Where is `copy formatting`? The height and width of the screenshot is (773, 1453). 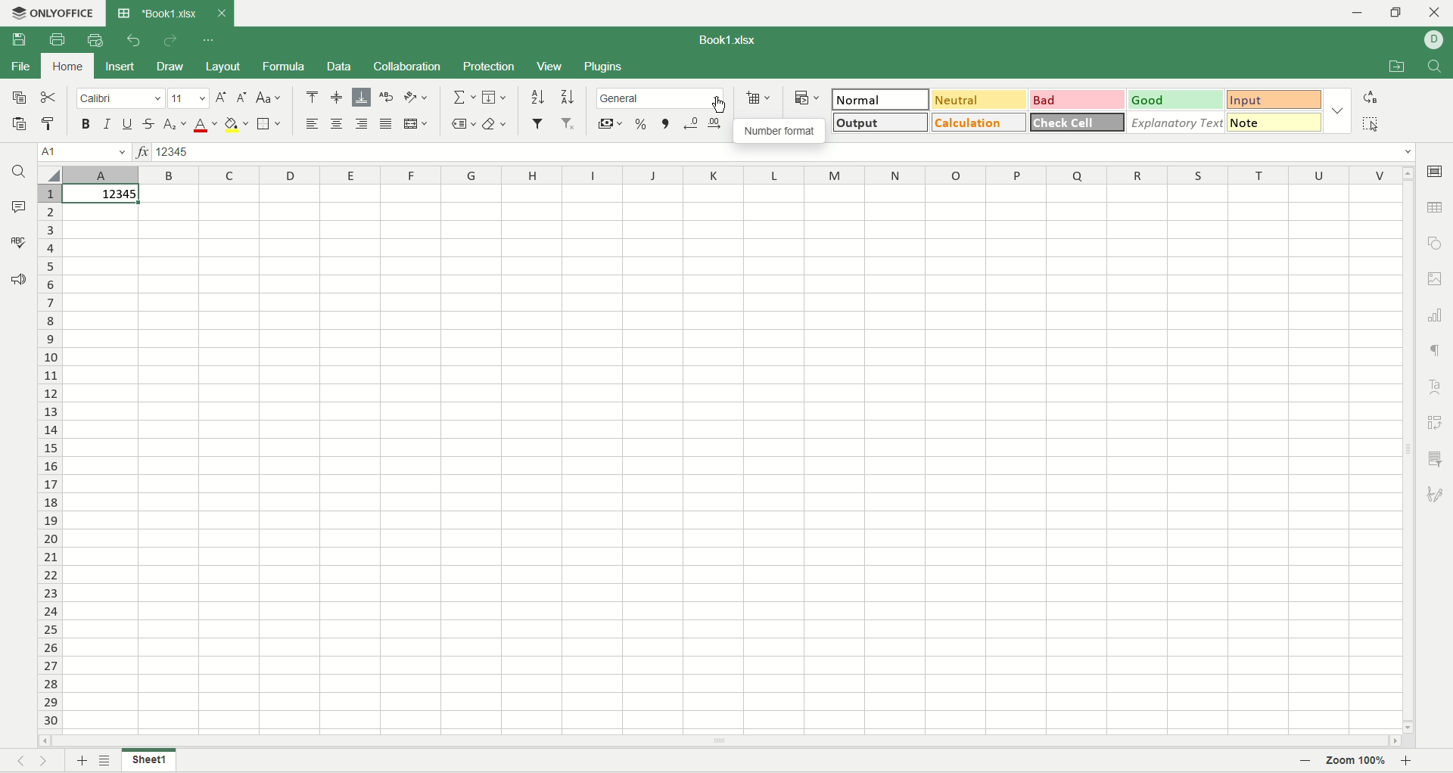 copy formatting is located at coordinates (47, 123).